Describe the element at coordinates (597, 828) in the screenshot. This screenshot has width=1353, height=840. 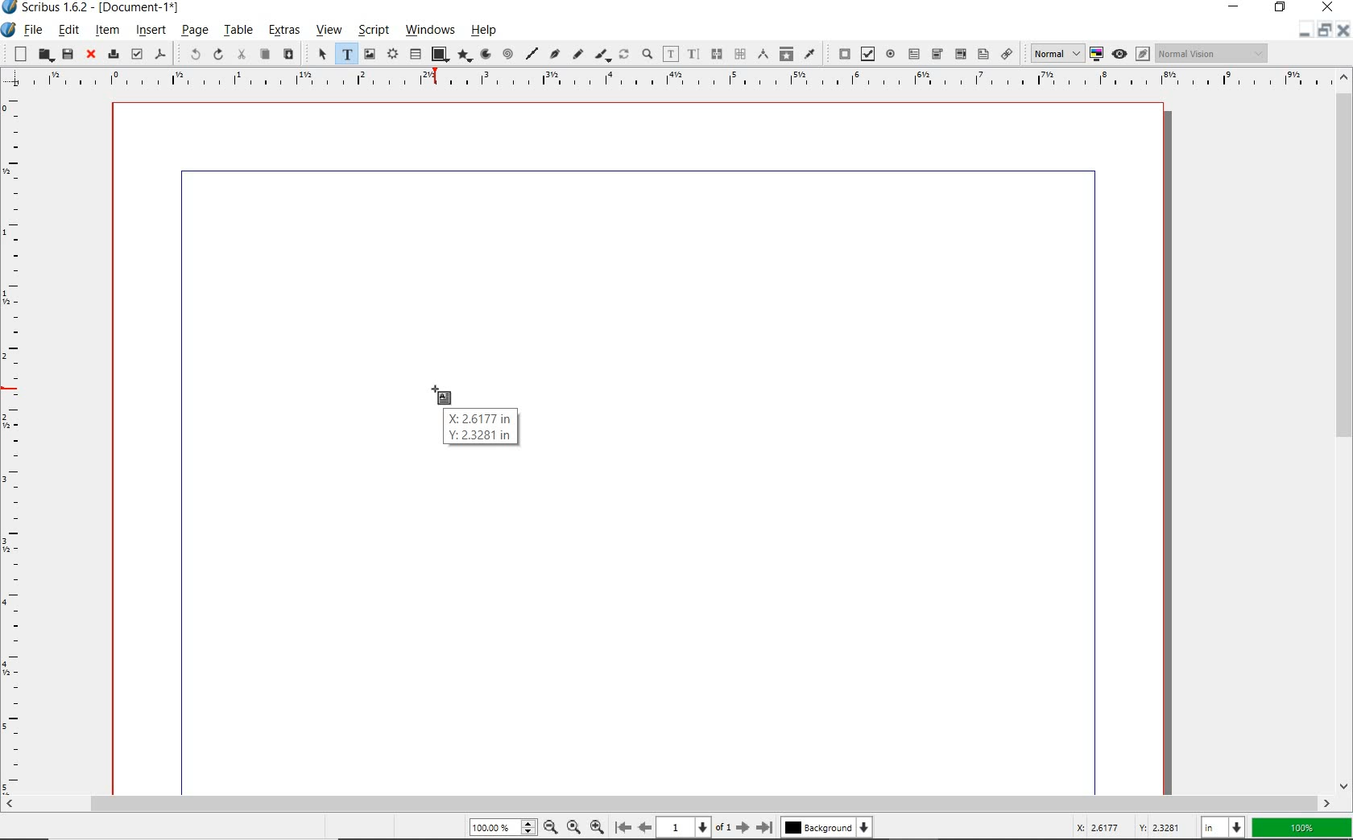
I see `Zoom In` at that location.